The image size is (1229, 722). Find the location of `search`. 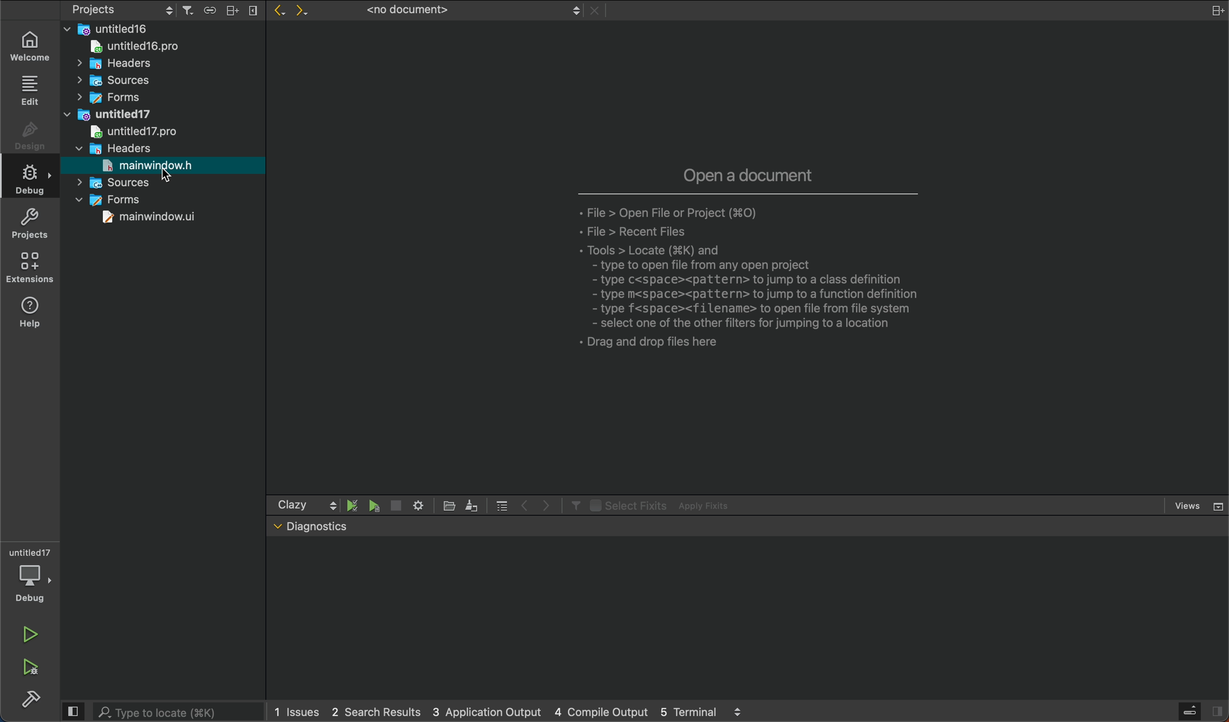

search is located at coordinates (159, 710).